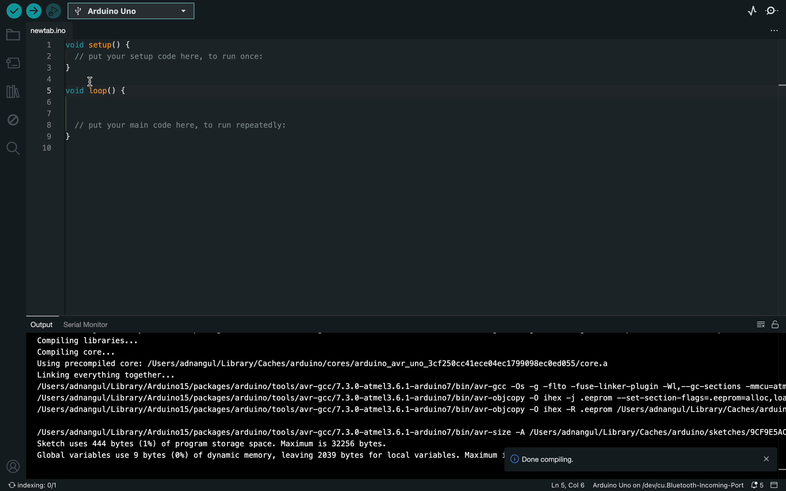 The height and width of the screenshot is (491, 786). What do you see at coordinates (12, 90) in the screenshot?
I see `library manager` at bounding box center [12, 90].